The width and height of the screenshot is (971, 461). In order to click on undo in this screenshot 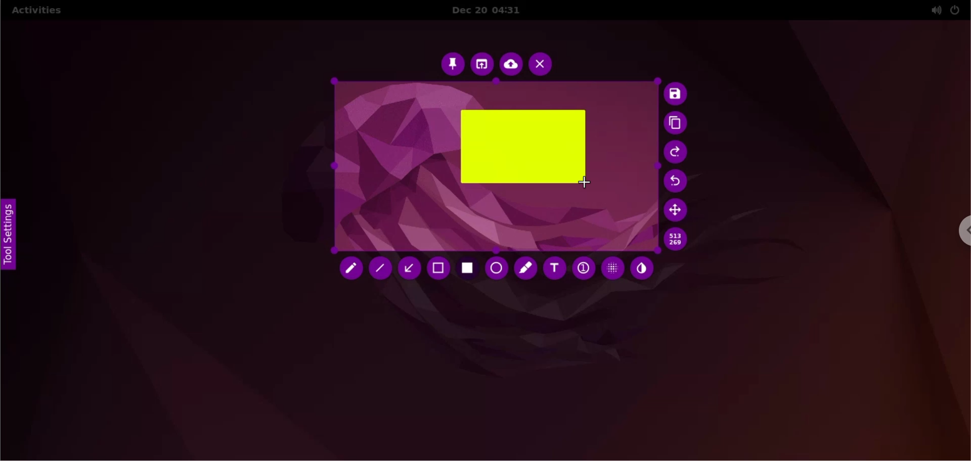, I will do `click(676, 181)`.